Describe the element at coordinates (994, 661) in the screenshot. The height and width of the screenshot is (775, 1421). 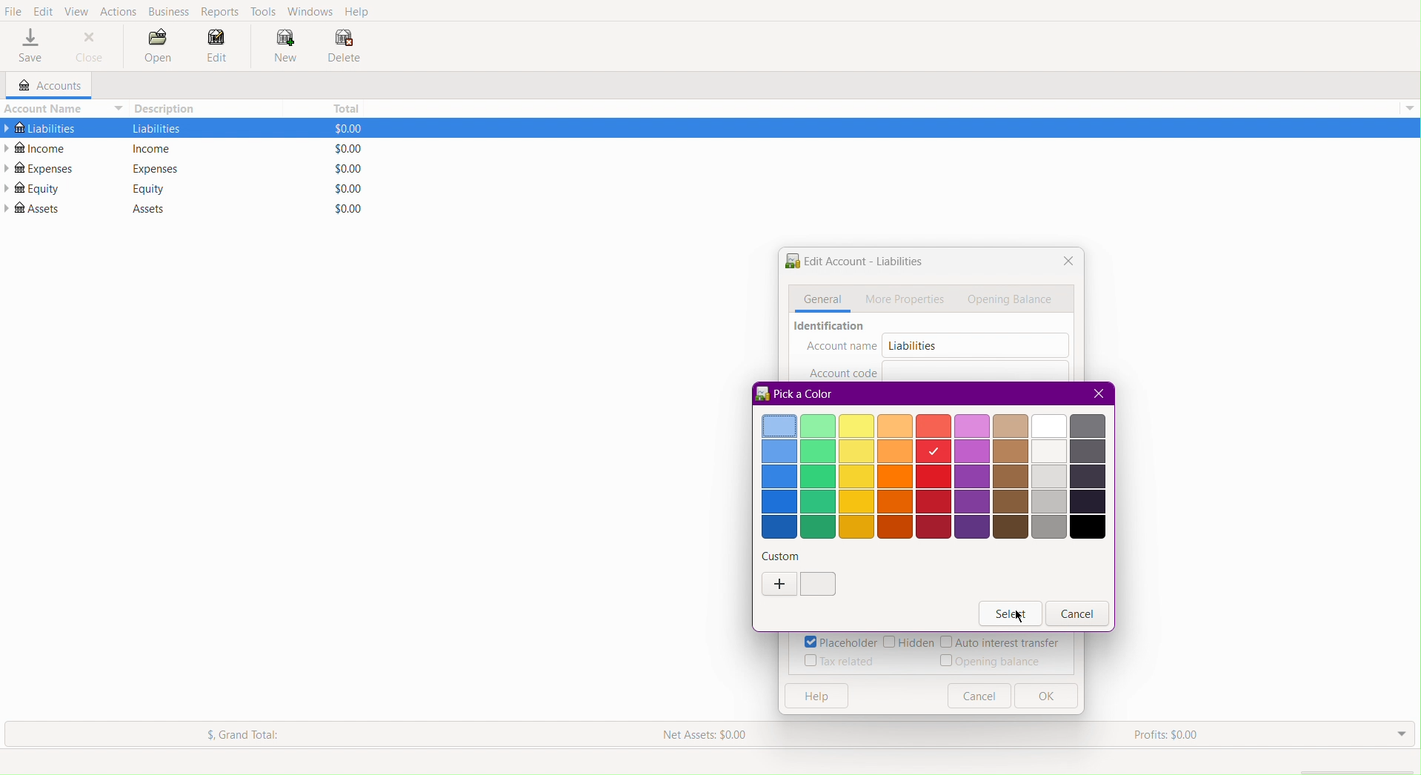
I see `Opening balance` at that location.